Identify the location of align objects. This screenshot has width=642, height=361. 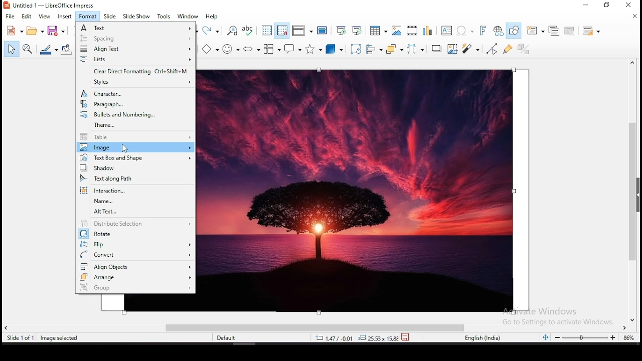
(135, 266).